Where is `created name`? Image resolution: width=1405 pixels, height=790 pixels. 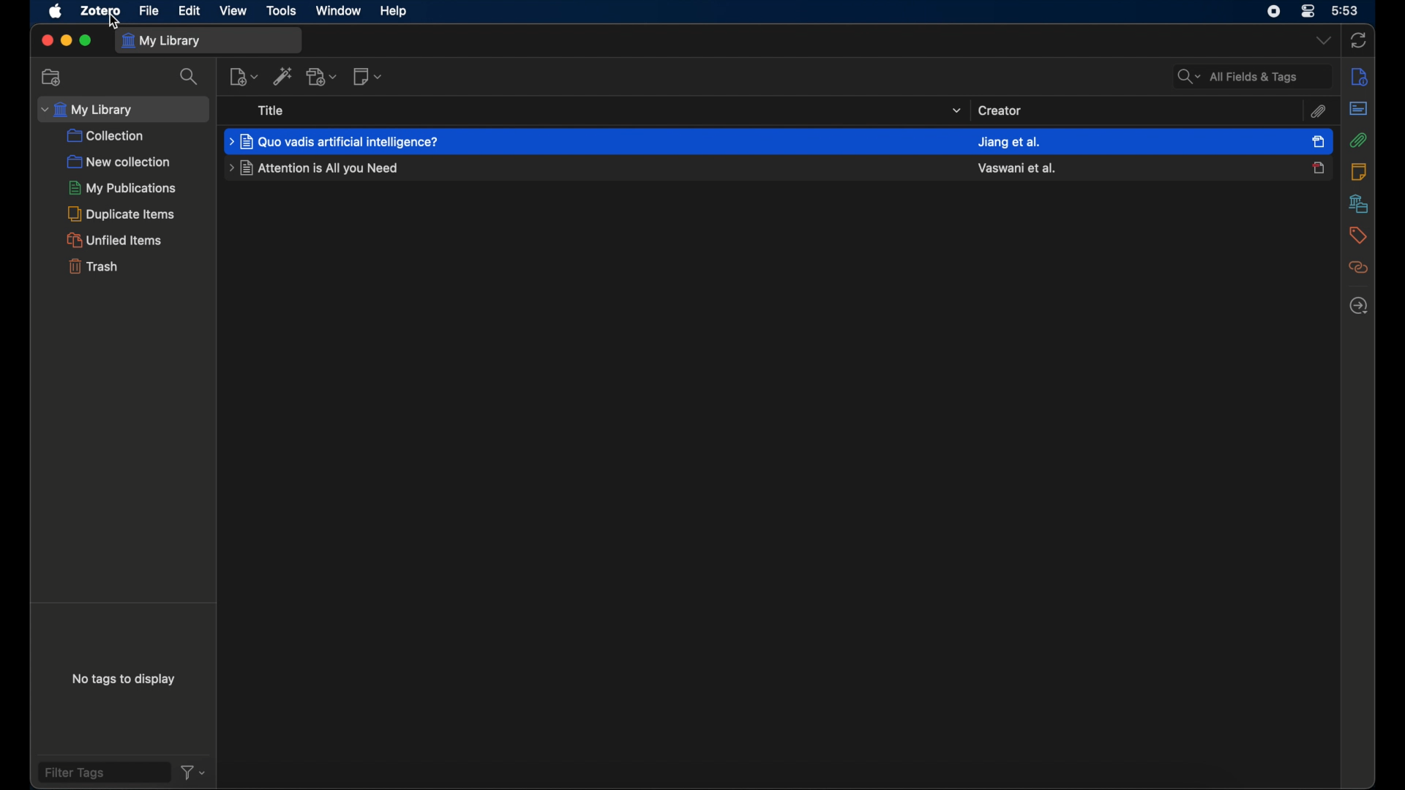 created name is located at coordinates (1009, 140).